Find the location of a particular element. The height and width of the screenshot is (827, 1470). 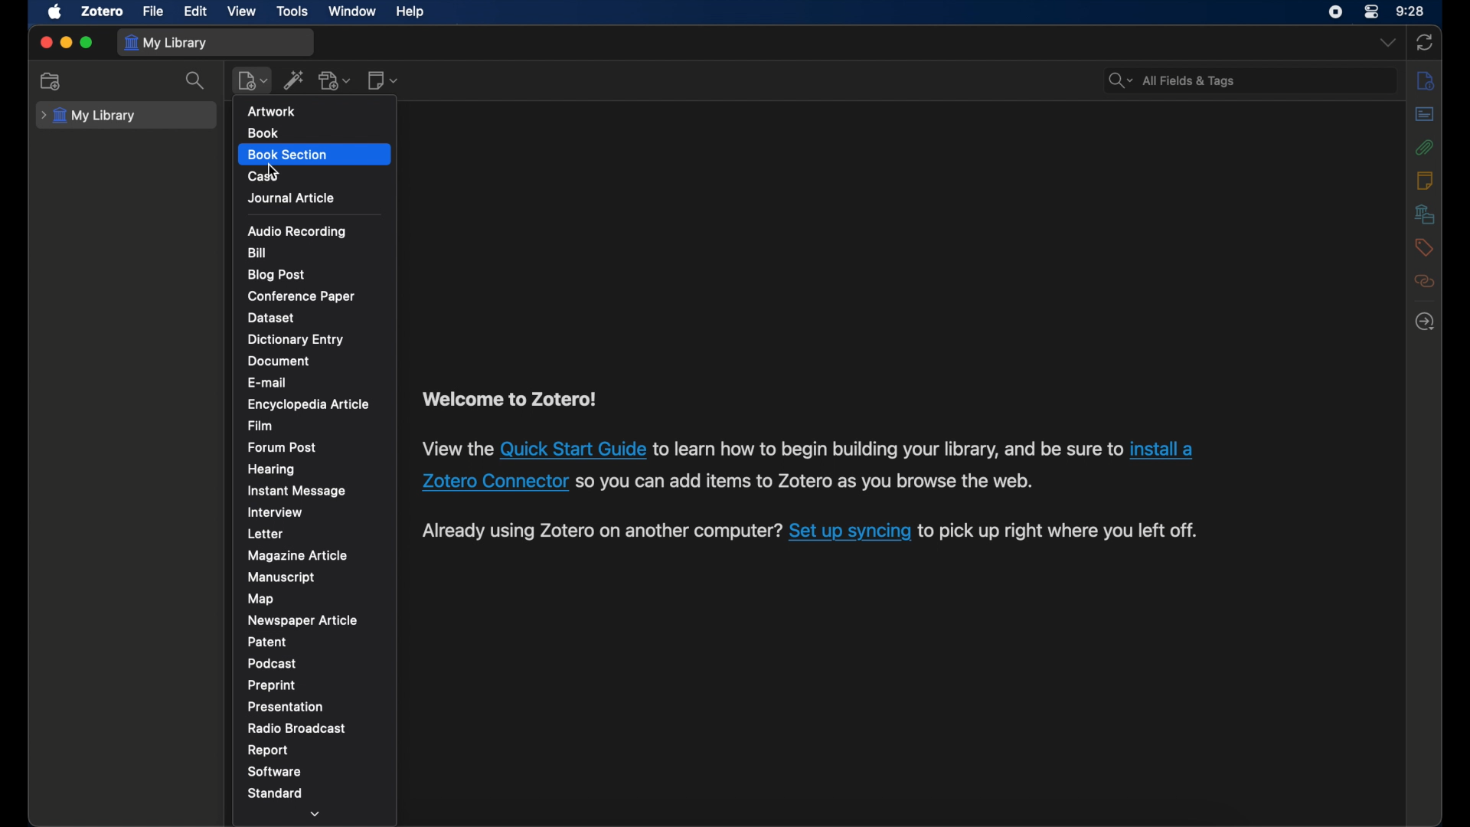

tags is located at coordinates (1423, 247).